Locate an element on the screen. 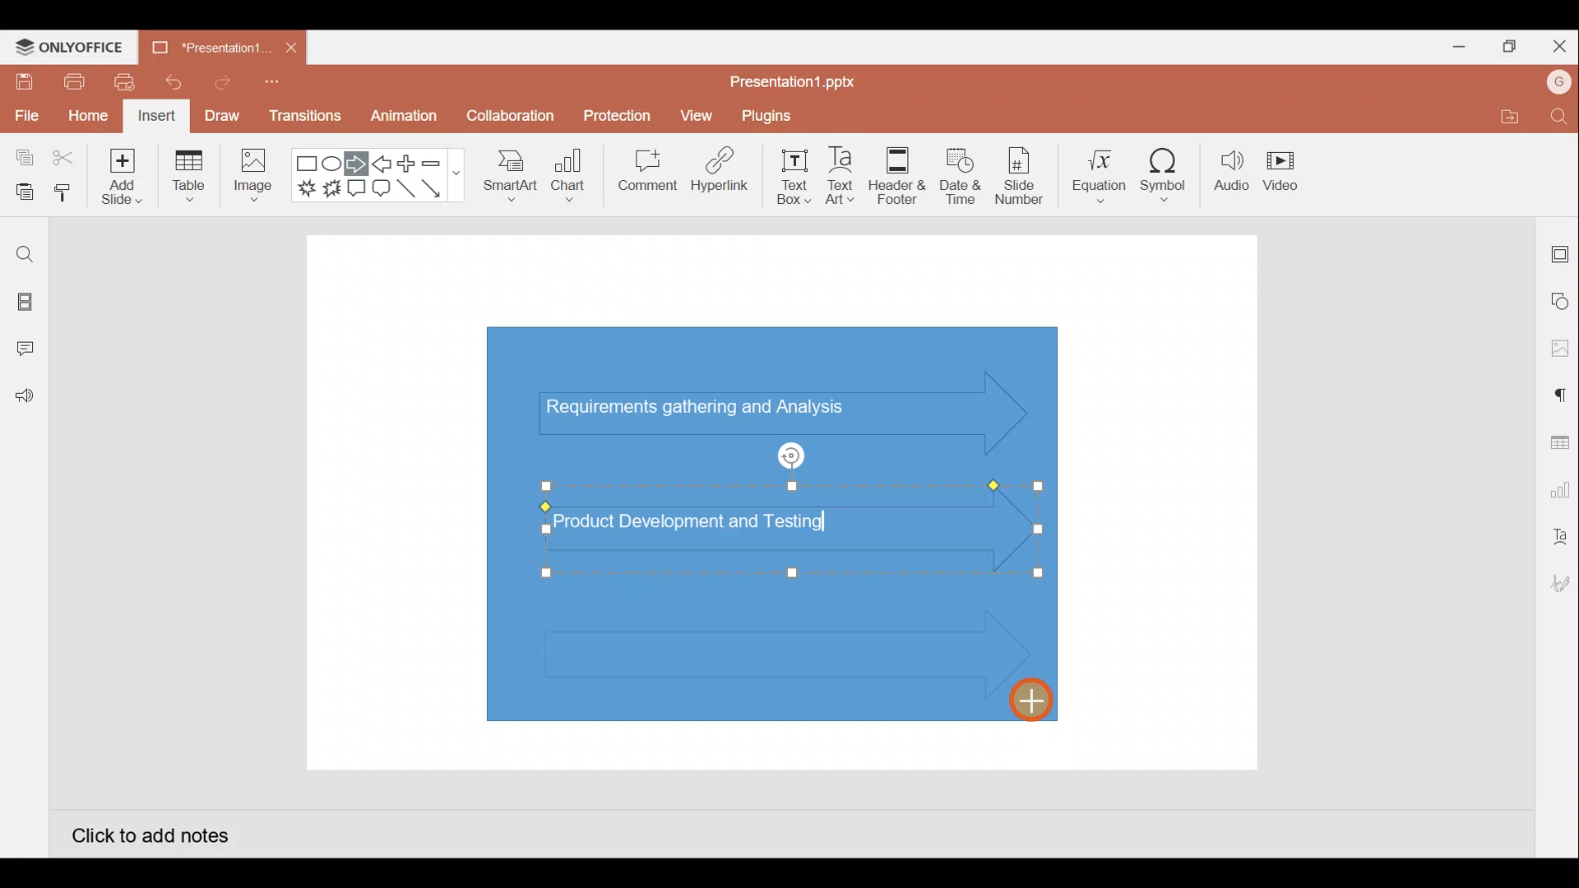 Image resolution: width=1579 pixels, height=888 pixels. Equation is located at coordinates (1101, 170).